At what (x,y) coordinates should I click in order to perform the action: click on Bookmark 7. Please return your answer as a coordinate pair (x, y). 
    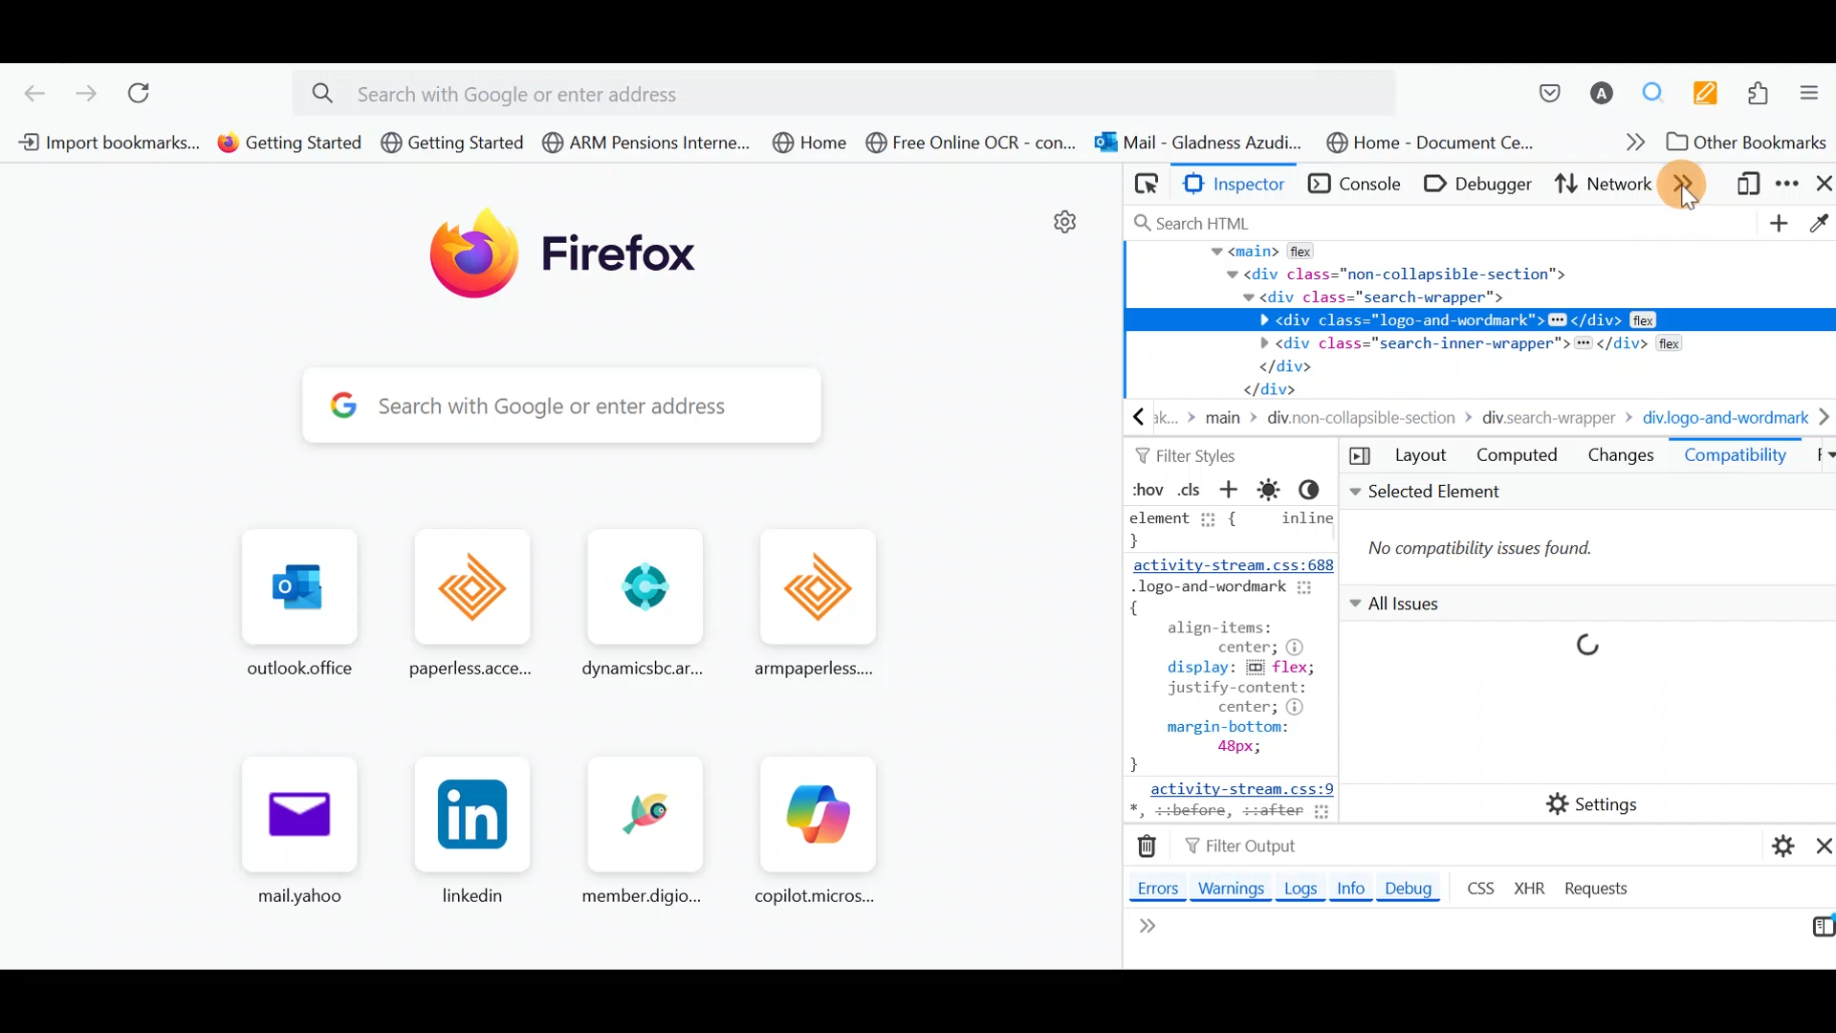
    Looking at the image, I should click on (1196, 143).